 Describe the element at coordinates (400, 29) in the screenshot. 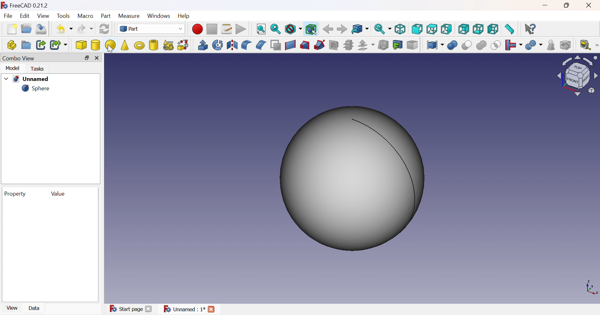

I see `Isometric` at that location.